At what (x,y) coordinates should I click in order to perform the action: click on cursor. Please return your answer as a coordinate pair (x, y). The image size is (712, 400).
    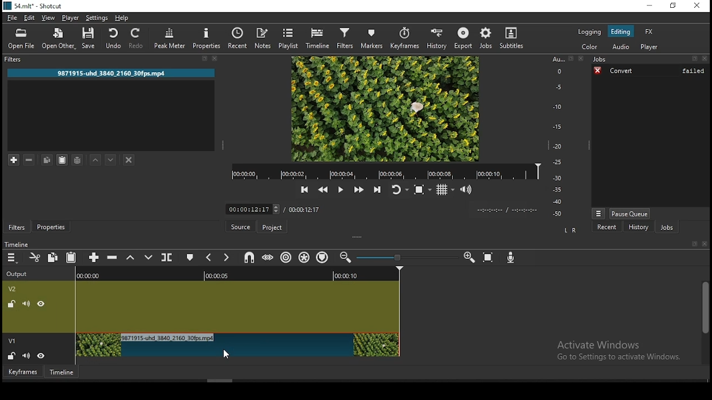
    Looking at the image, I should click on (228, 351).